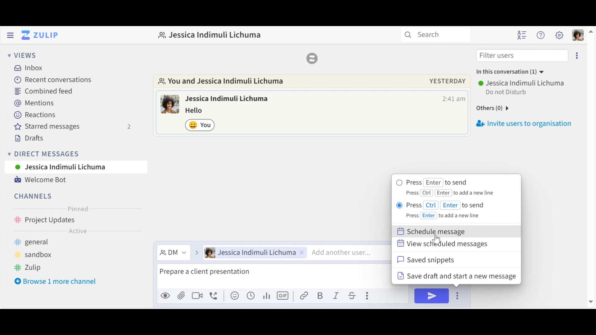  I want to click on sandbox, so click(41, 255).